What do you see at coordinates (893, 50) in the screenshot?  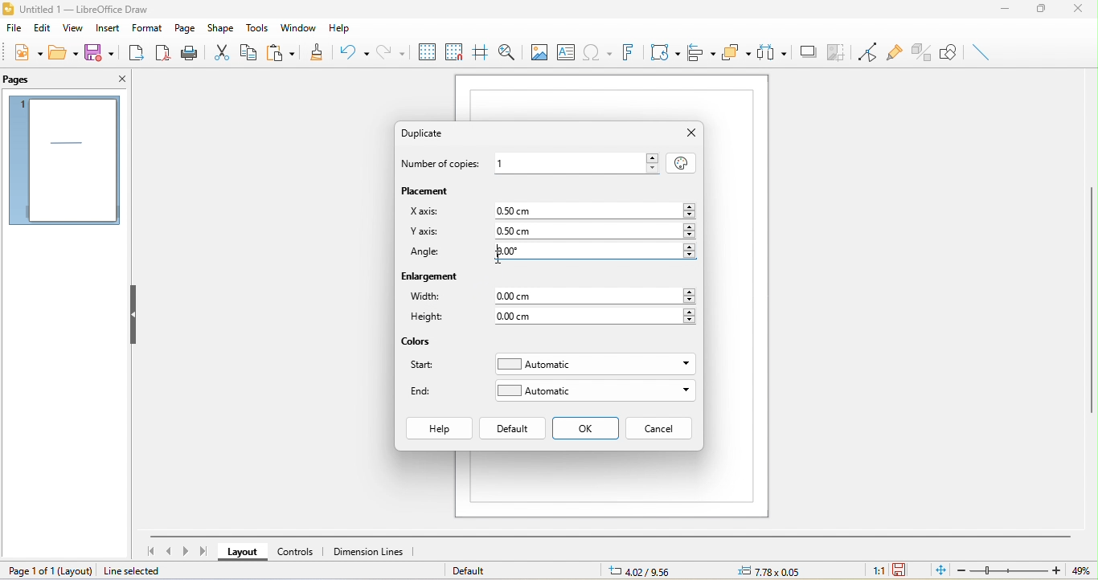 I see `gluepoint function` at bounding box center [893, 50].